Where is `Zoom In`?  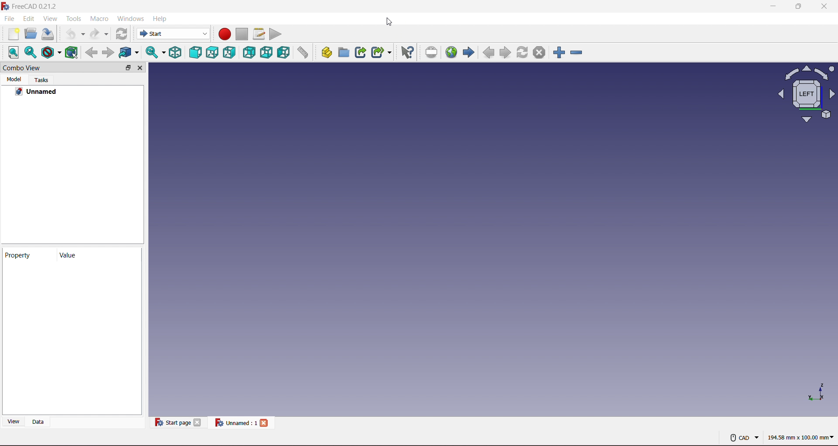 Zoom In is located at coordinates (559, 52).